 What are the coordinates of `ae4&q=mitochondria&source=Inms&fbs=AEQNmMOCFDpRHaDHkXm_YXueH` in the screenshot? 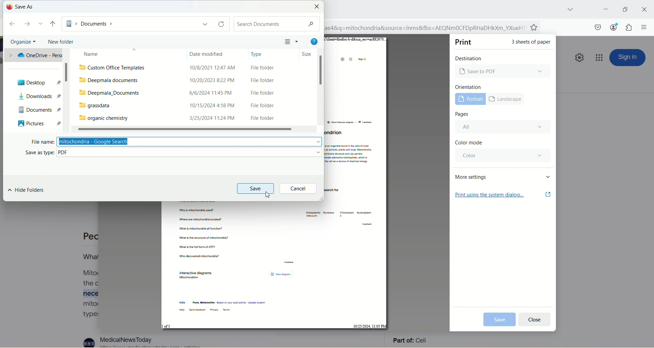 It's located at (425, 28).